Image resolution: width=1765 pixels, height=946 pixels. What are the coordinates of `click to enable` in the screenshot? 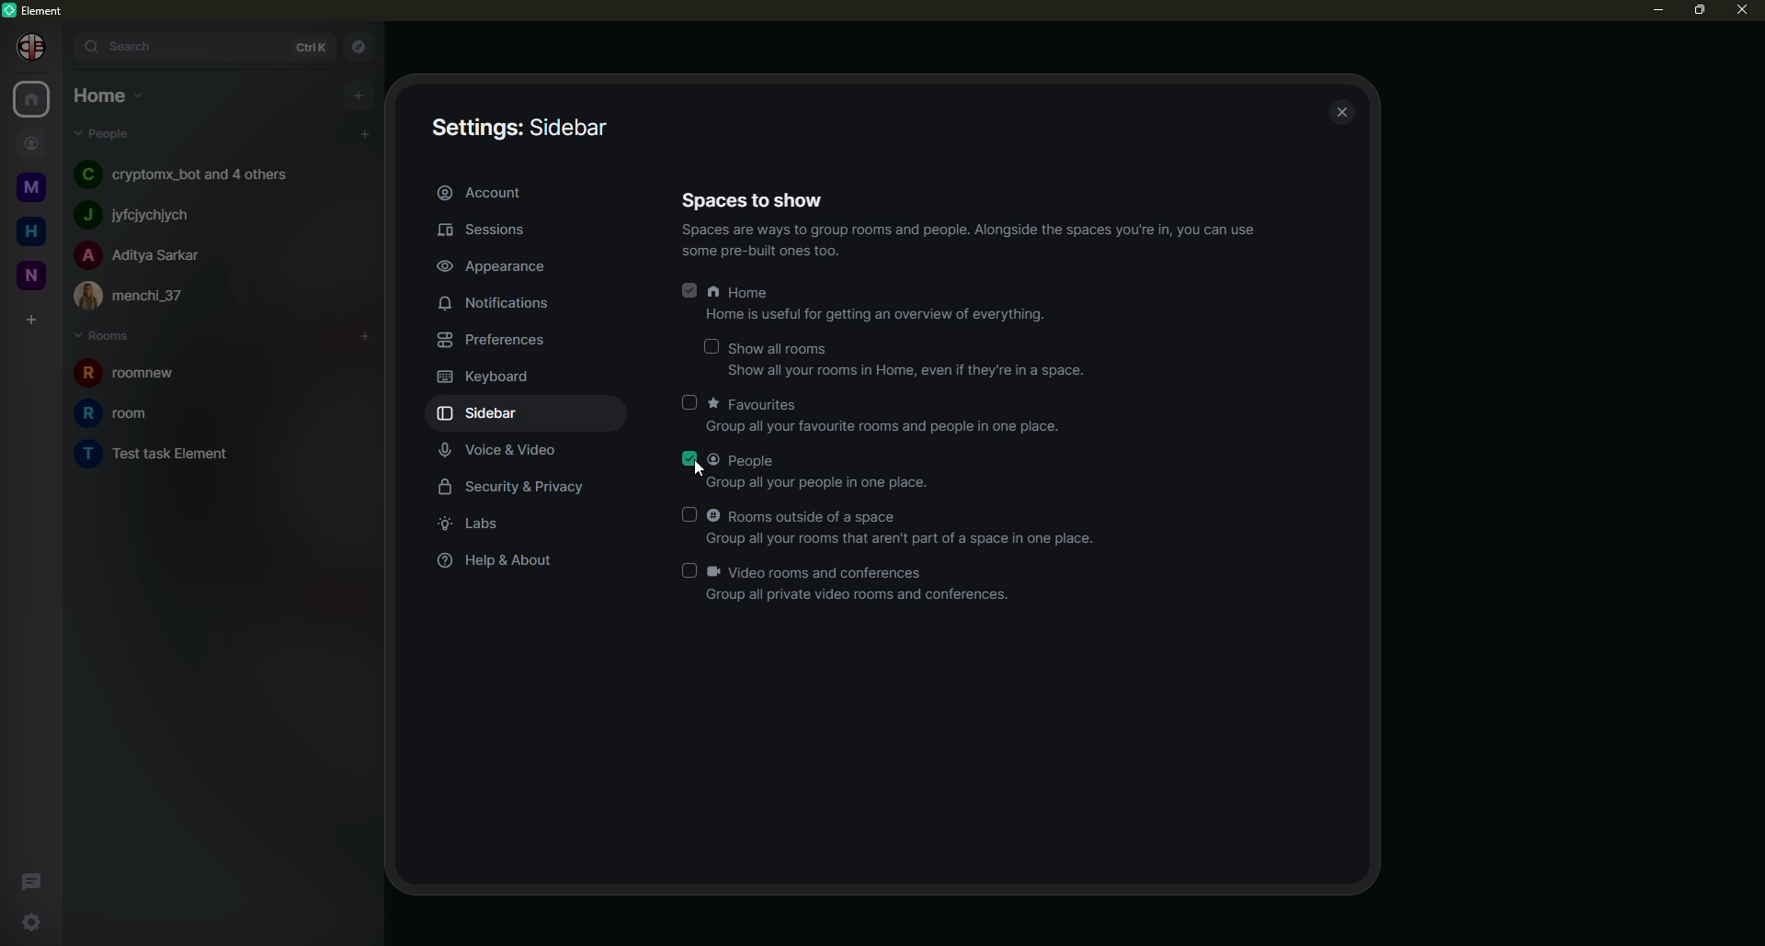 It's located at (693, 513).